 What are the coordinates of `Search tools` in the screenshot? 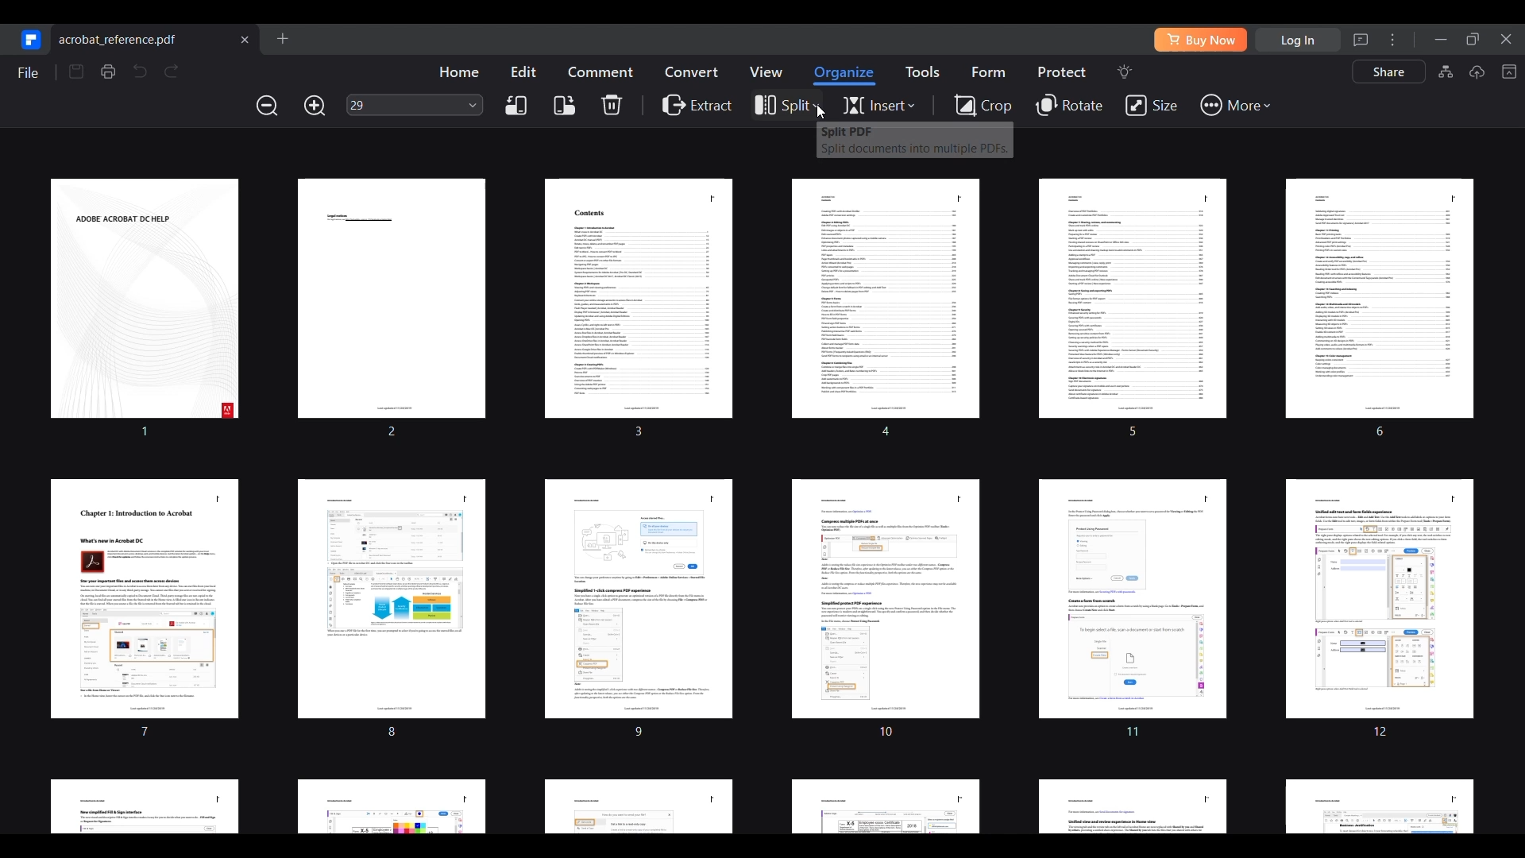 It's located at (1124, 71).